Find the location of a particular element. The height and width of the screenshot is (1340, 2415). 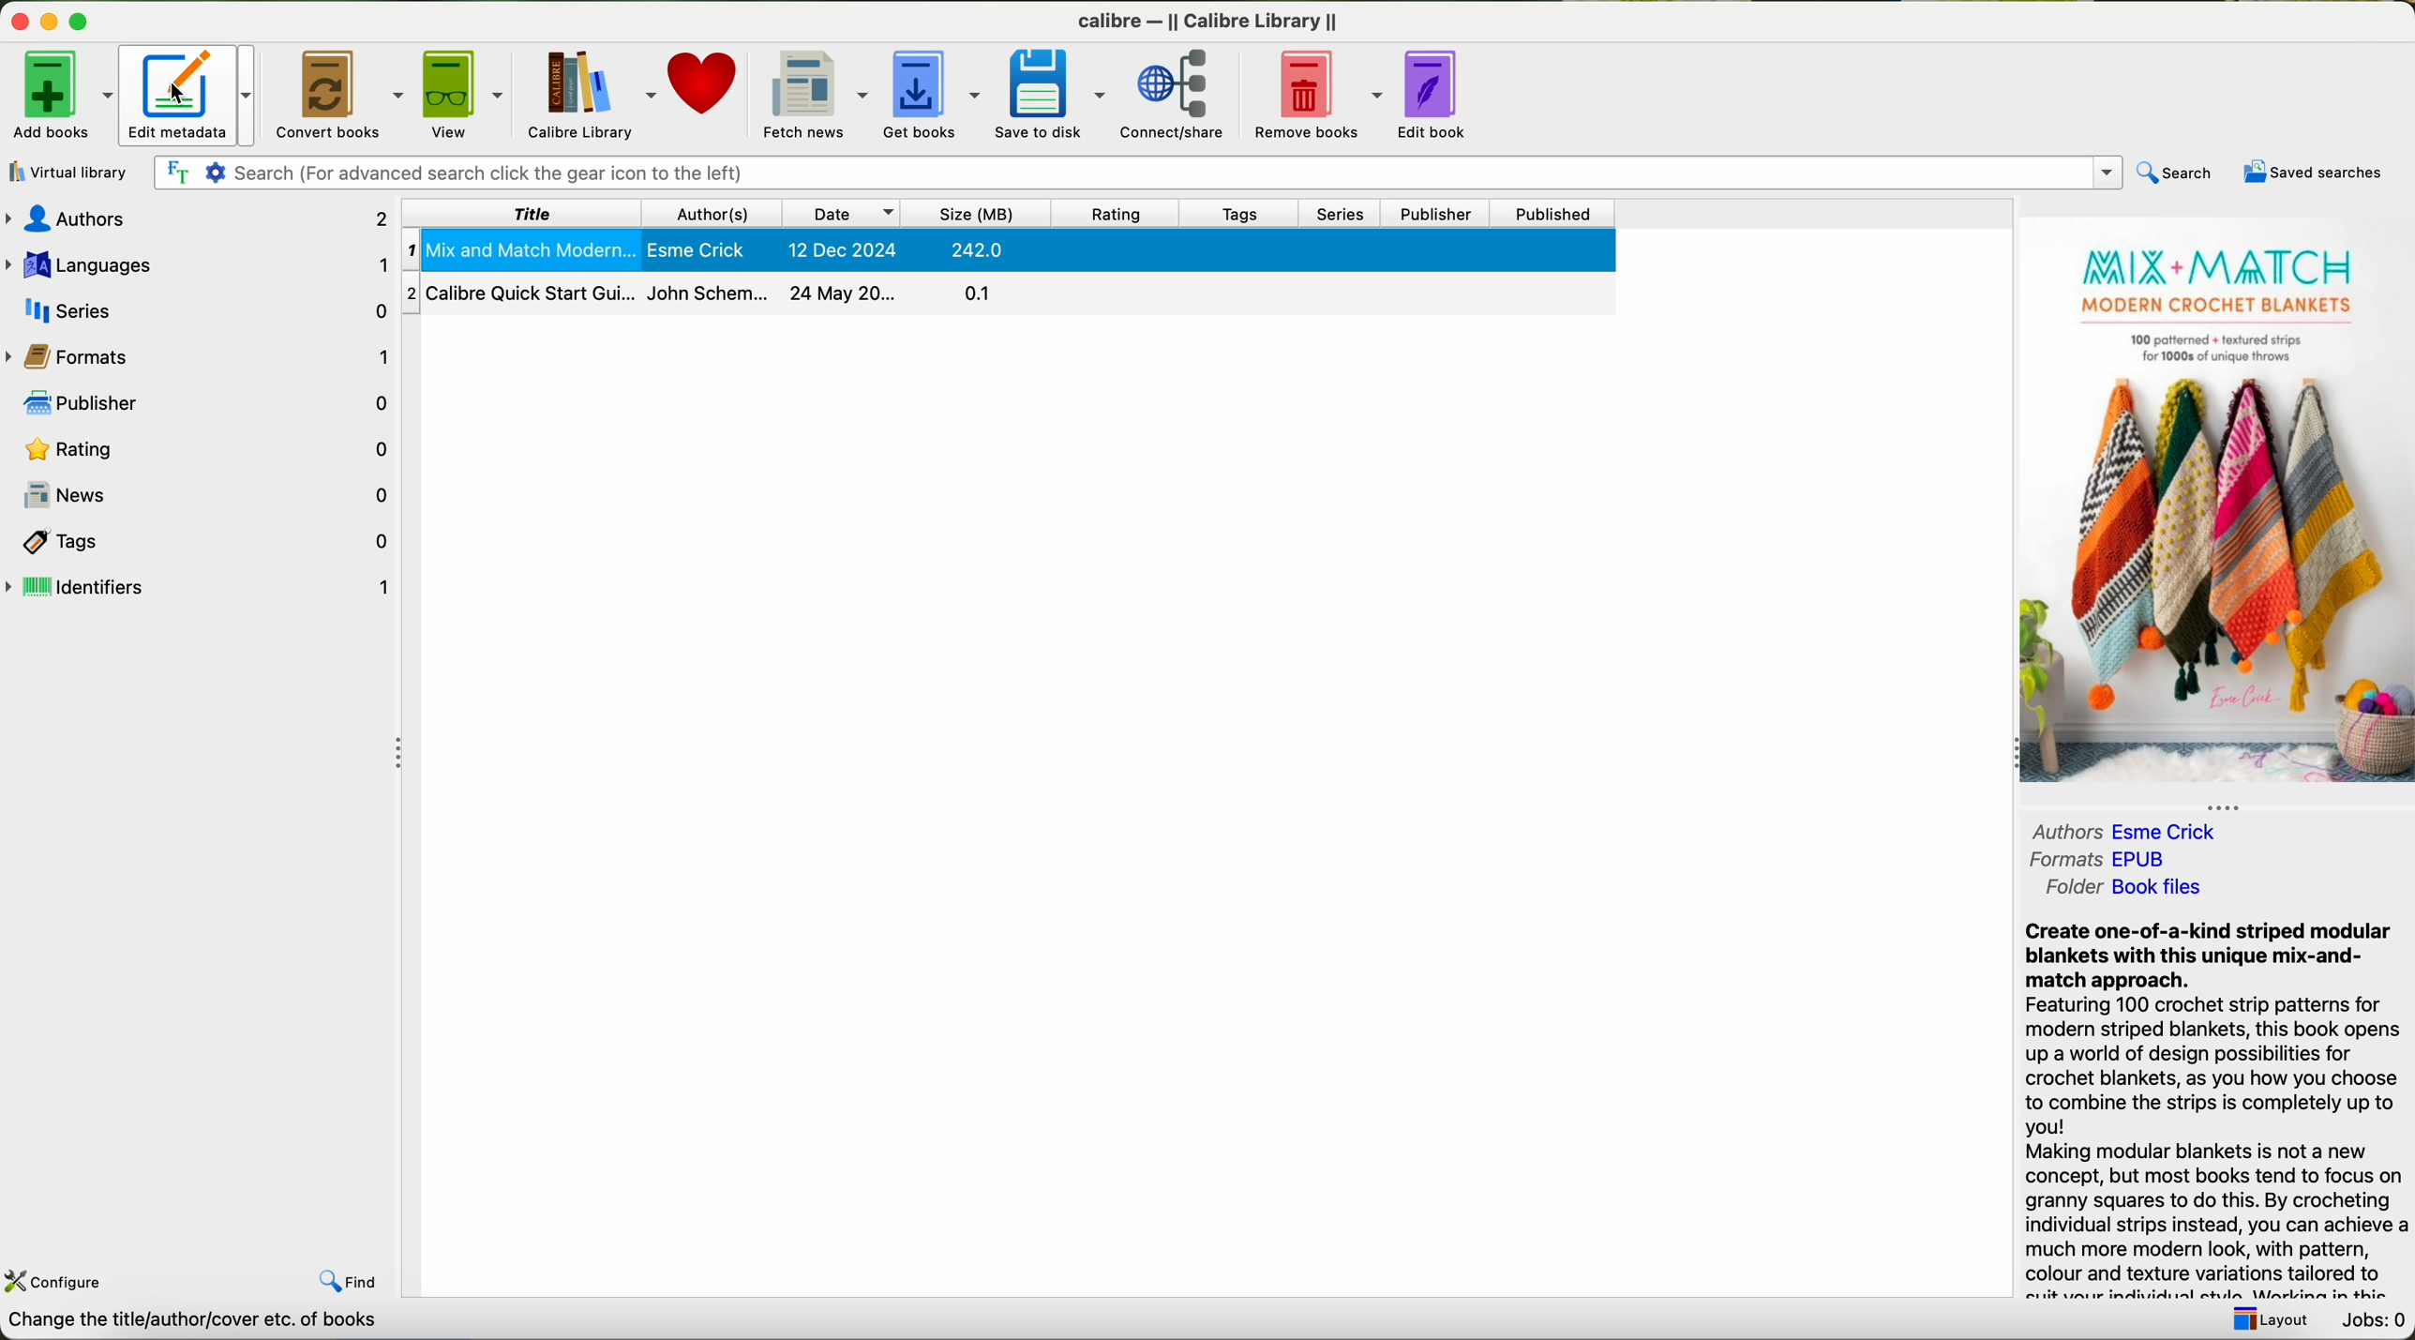

close program is located at coordinates (20, 21).